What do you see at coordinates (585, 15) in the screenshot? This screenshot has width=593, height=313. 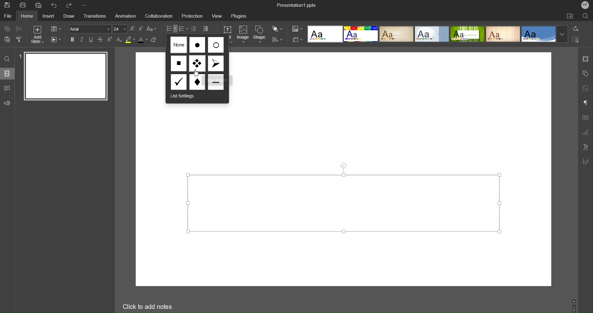 I see `Search` at bounding box center [585, 15].